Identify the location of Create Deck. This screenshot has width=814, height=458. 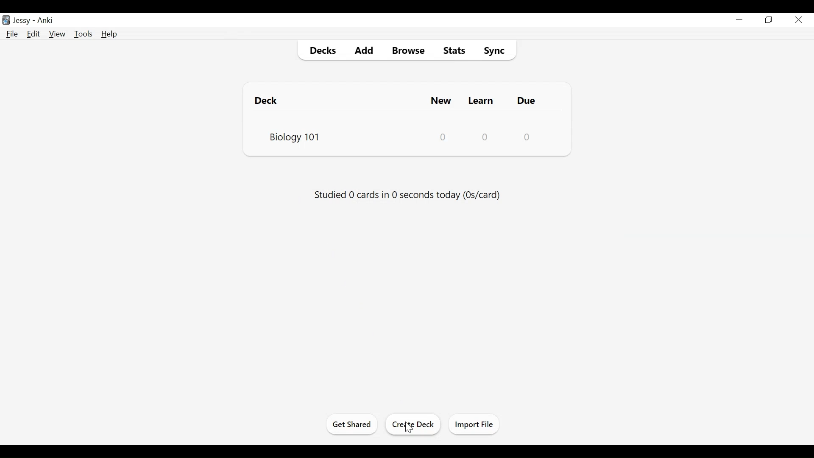
(414, 424).